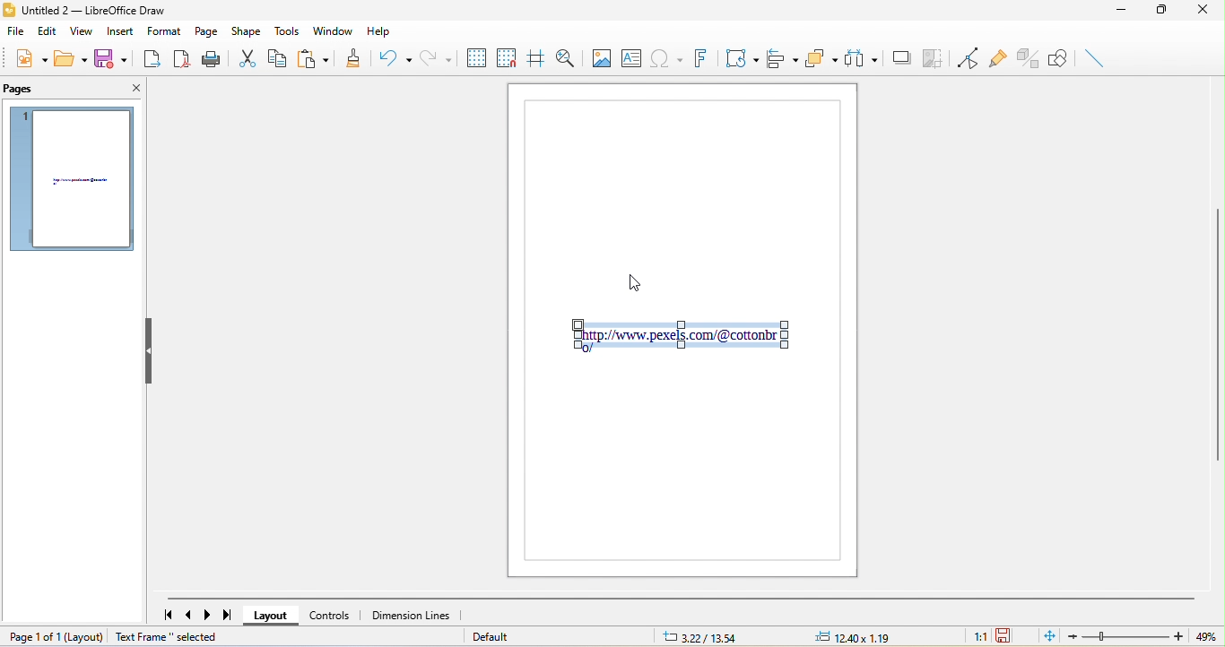 The image size is (1225, 647). What do you see at coordinates (152, 58) in the screenshot?
I see `export` at bounding box center [152, 58].